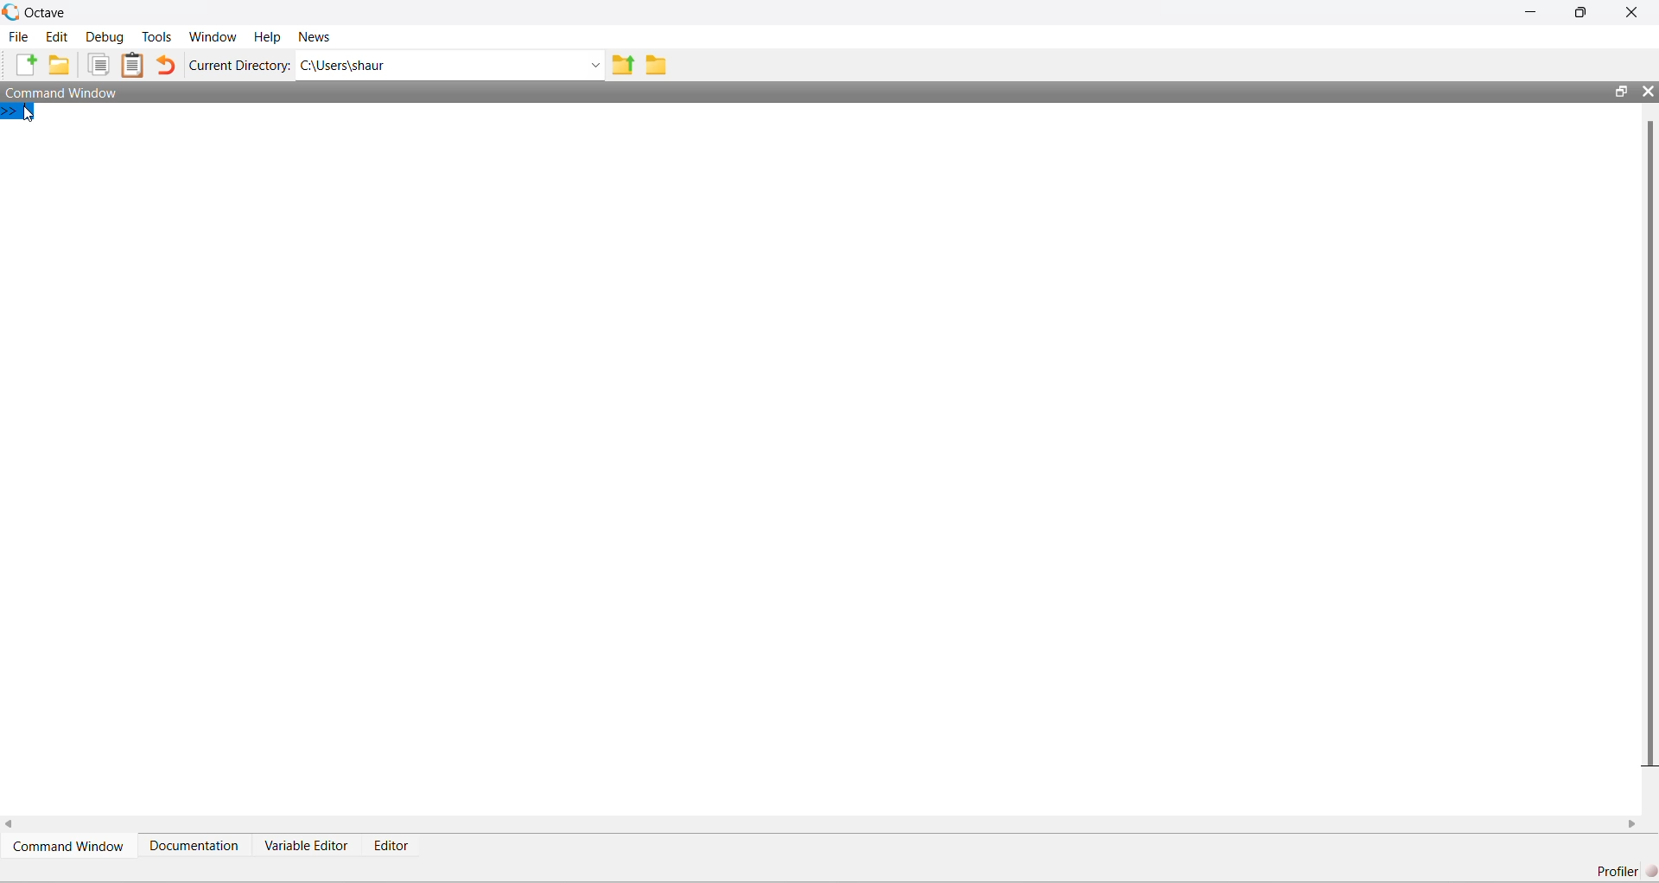  I want to click on File, so click(17, 35).